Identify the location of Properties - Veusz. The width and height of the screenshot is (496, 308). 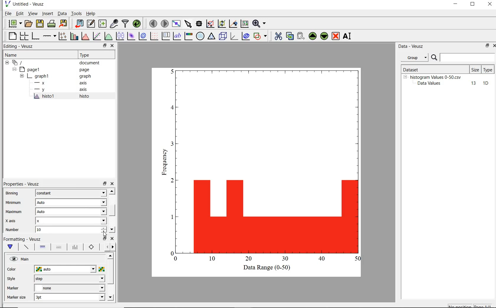
(21, 184).